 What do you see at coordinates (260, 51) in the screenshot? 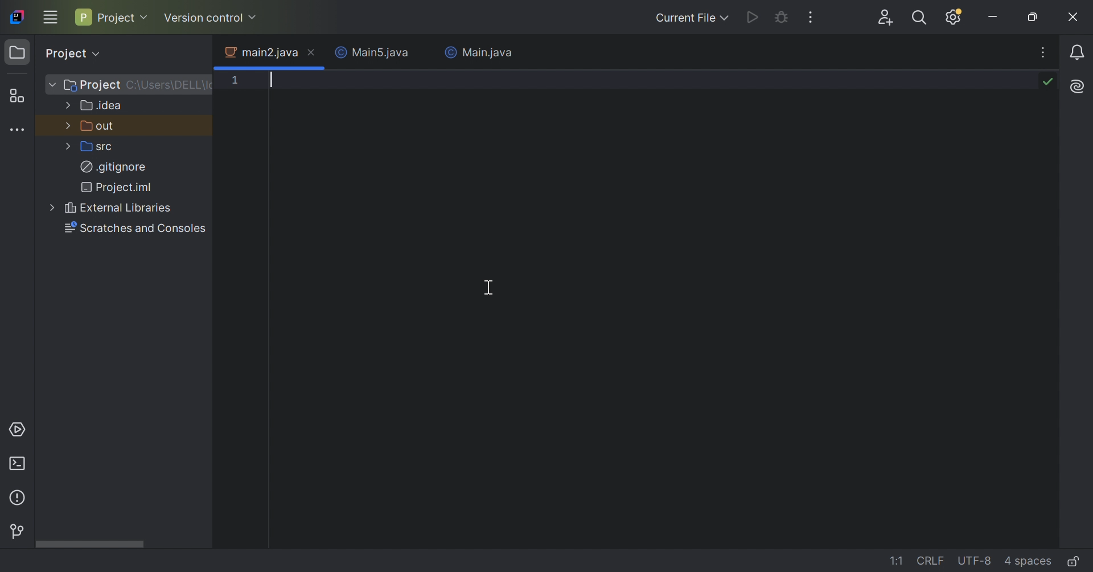
I see `main2.java` at bounding box center [260, 51].